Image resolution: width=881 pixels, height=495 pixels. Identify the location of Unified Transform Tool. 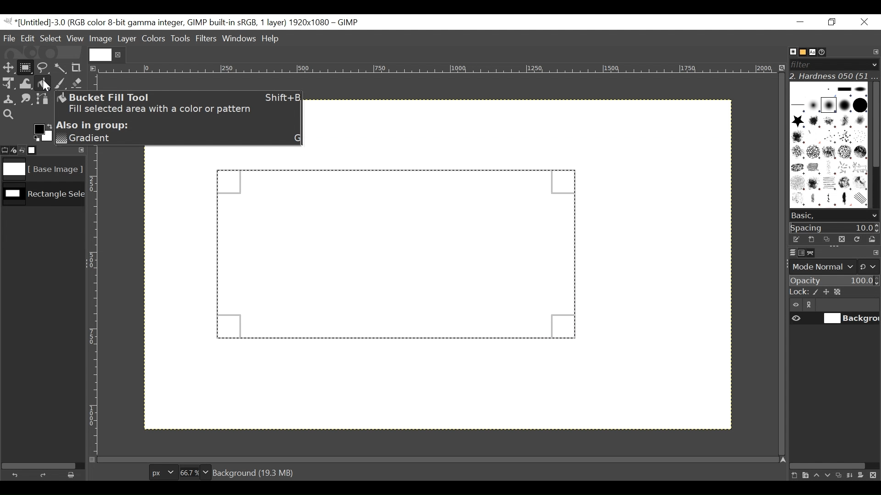
(8, 83).